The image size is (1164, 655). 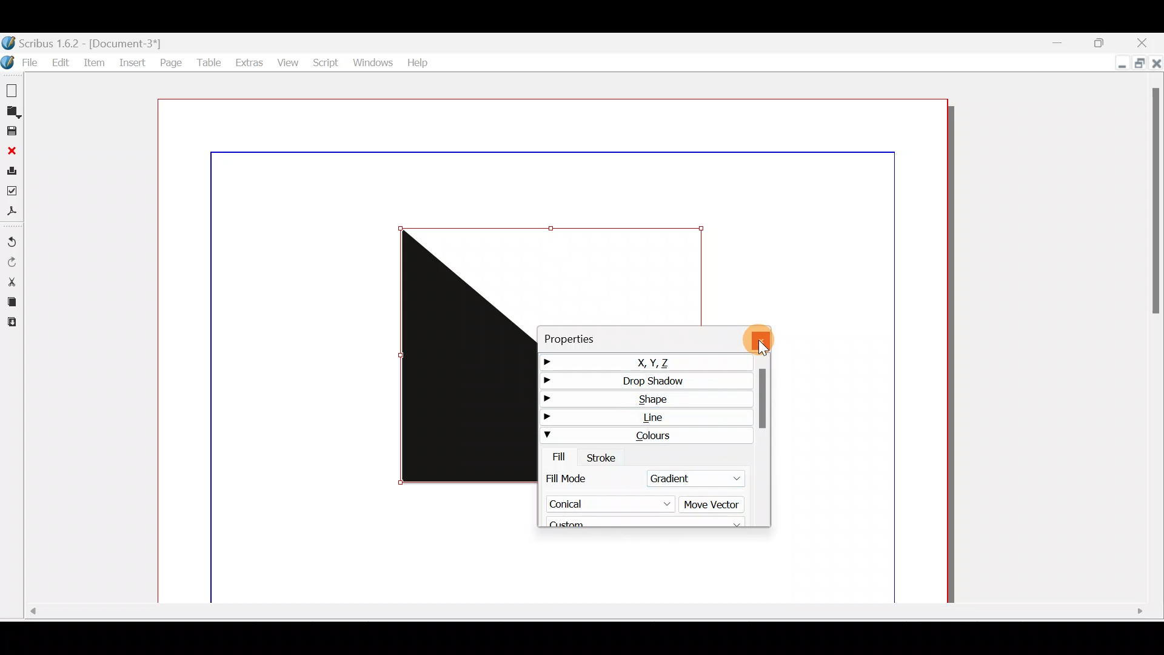 I want to click on Maximise, so click(x=1105, y=42).